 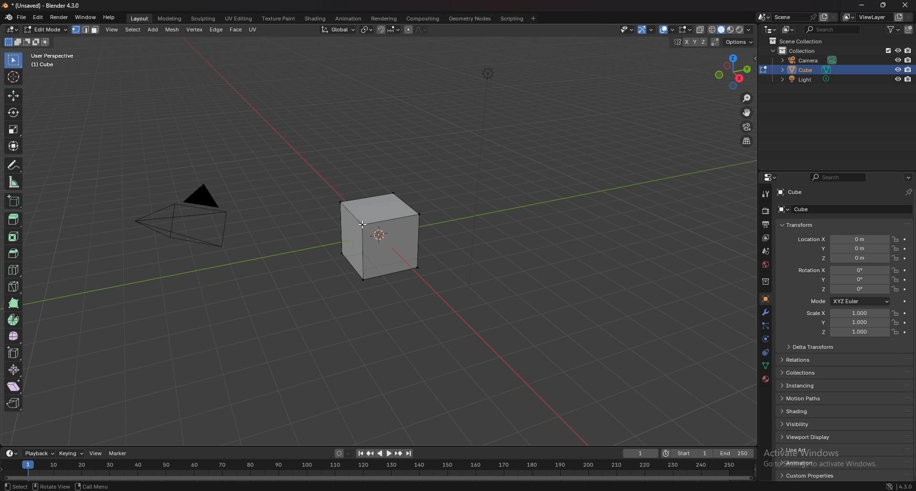 I want to click on bevel, so click(x=14, y=253).